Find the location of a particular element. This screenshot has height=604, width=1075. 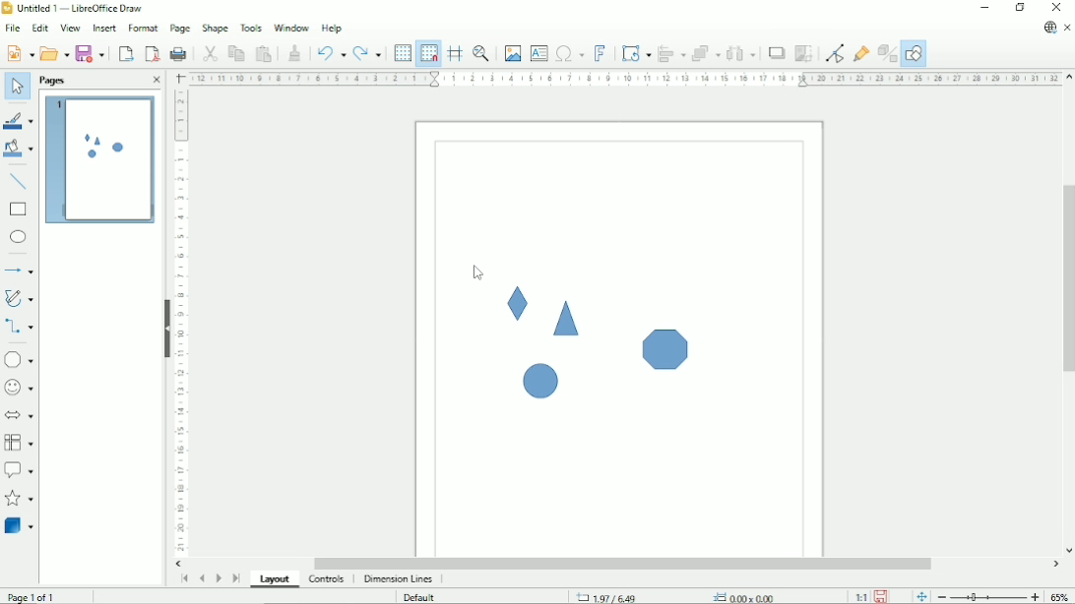

insert fontwork text is located at coordinates (601, 53).